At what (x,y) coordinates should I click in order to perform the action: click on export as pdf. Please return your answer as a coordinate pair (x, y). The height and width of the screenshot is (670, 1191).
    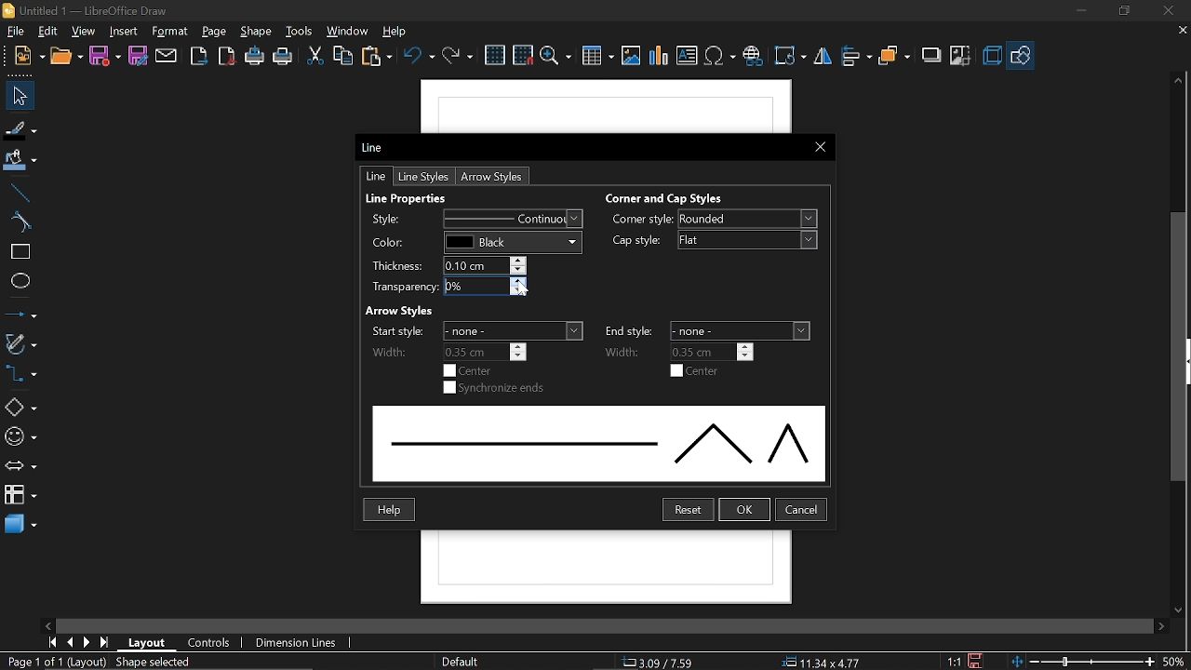
    Looking at the image, I should click on (225, 56).